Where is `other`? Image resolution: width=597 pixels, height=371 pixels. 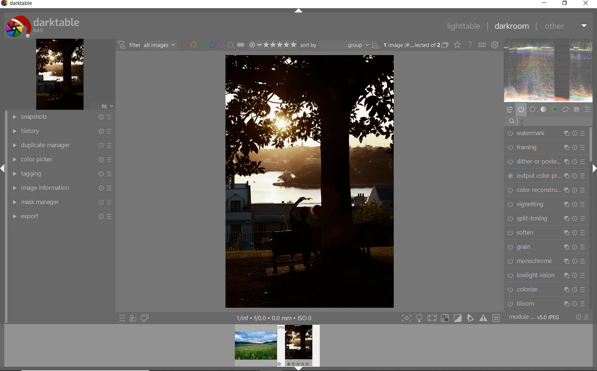 other is located at coordinates (564, 26).